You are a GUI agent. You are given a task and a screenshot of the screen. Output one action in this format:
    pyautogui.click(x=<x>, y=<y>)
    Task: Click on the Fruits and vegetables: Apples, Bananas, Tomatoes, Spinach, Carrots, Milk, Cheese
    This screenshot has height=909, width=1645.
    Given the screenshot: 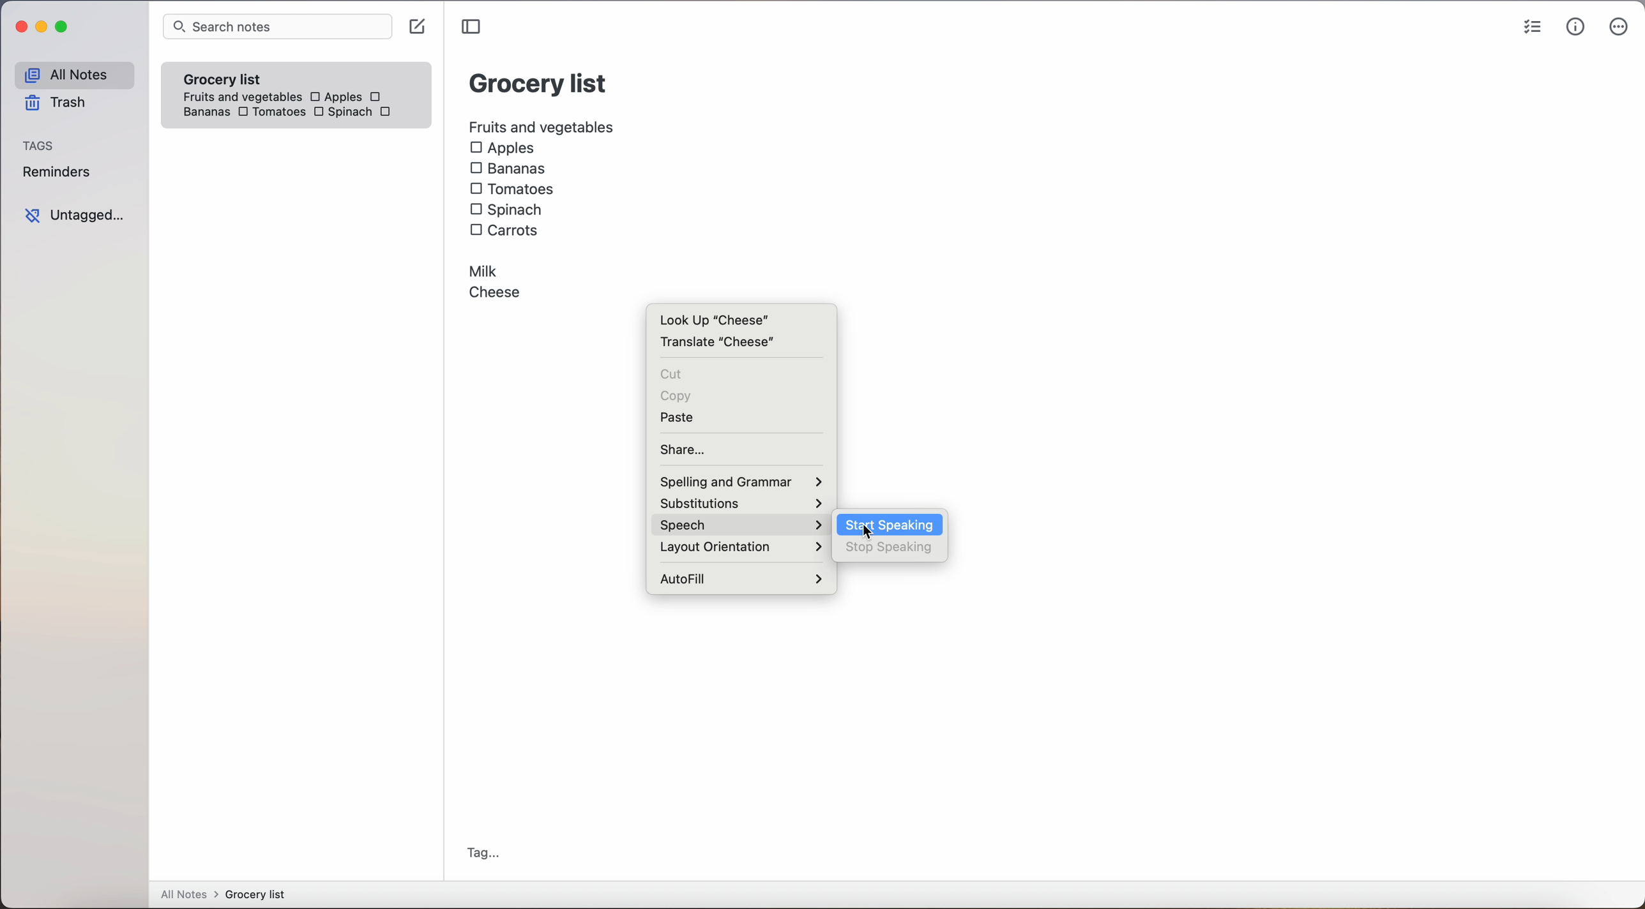 What is the action you would take?
    pyautogui.click(x=541, y=211)
    